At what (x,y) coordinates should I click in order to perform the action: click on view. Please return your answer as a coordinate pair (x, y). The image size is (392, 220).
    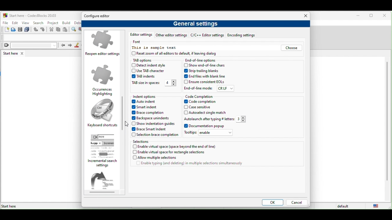
    Looking at the image, I should click on (26, 23).